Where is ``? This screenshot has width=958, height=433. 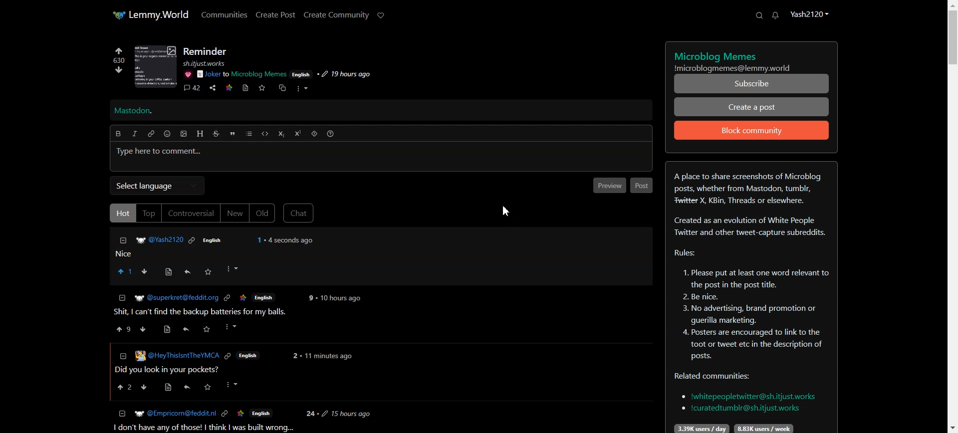
 is located at coordinates (174, 356).